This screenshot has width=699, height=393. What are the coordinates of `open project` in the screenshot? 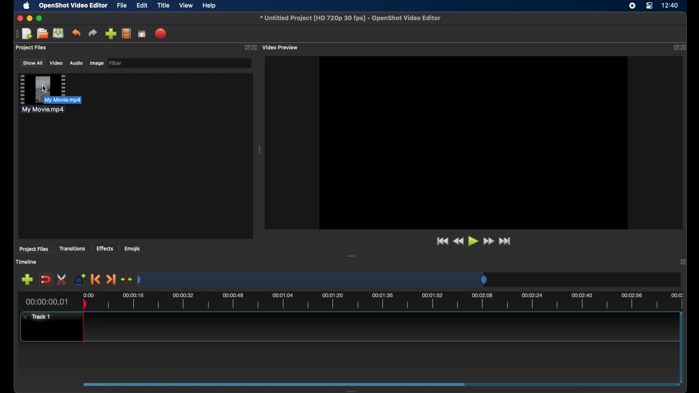 It's located at (42, 33).